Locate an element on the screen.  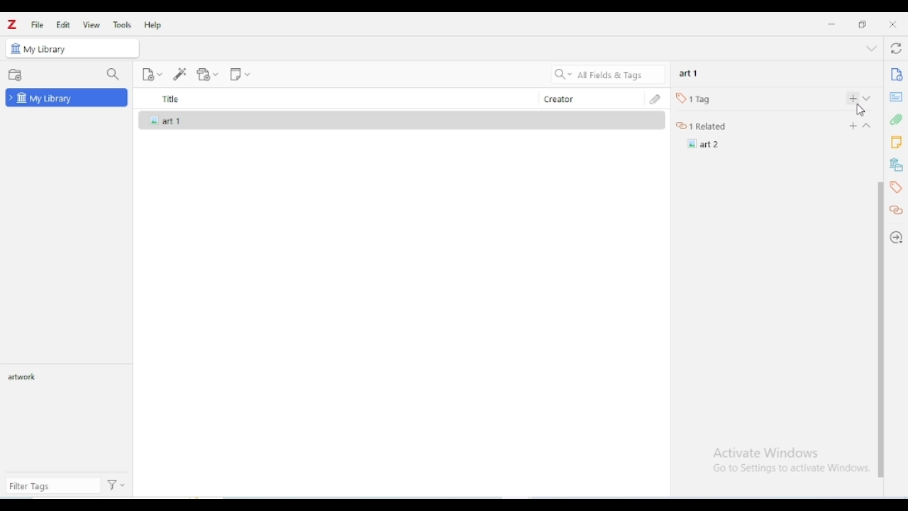
close is located at coordinates (892, 25).